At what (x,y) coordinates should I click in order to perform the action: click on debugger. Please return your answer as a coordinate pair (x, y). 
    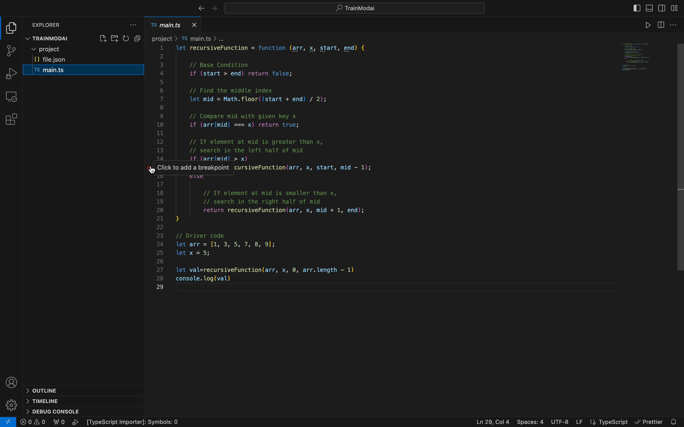
    Looking at the image, I should click on (12, 73).